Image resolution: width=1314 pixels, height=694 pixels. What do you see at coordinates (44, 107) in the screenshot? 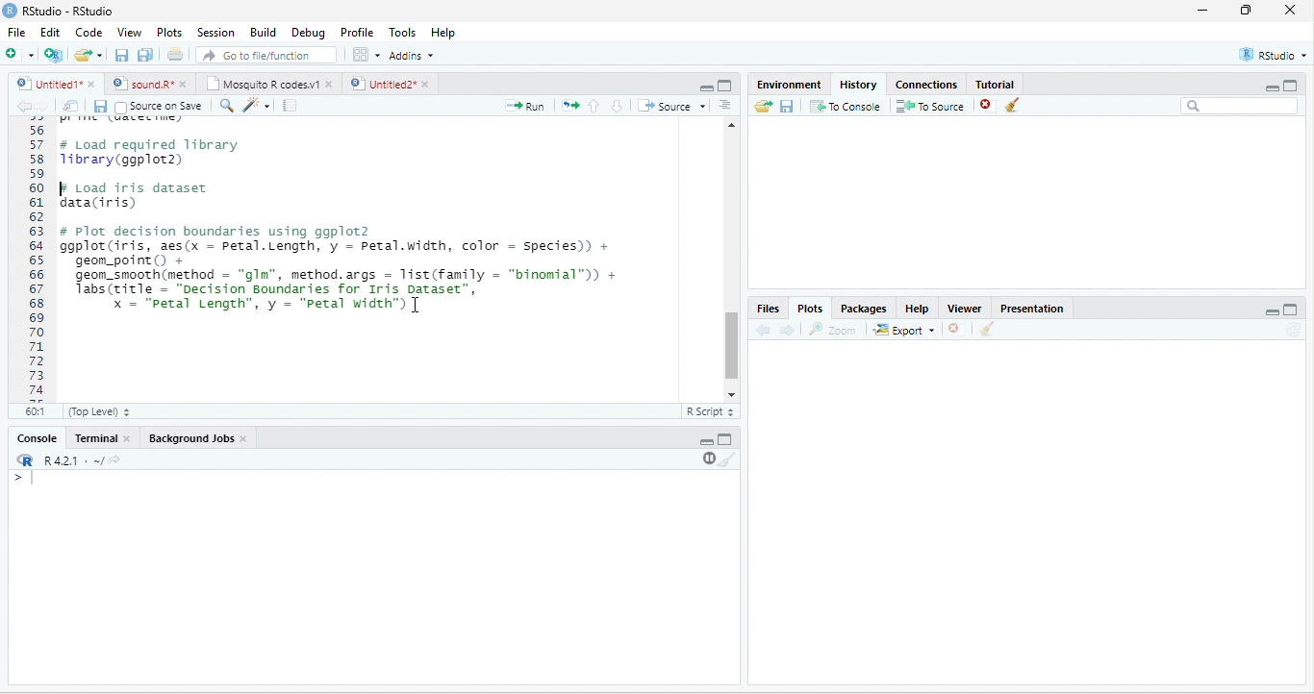
I see `forward` at bounding box center [44, 107].